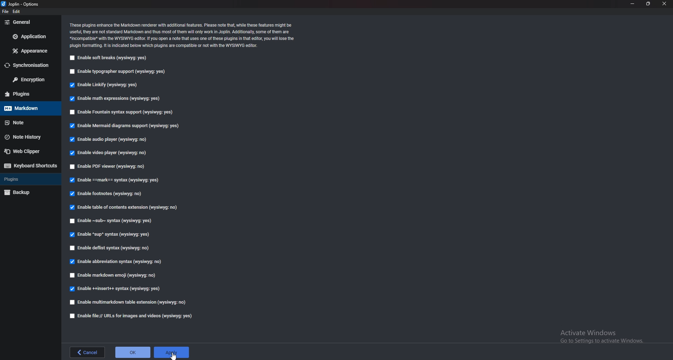 Image resolution: width=673 pixels, height=360 pixels. Describe the element at coordinates (121, 71) in the screenshot. I see `Enable typographer support` at that location.